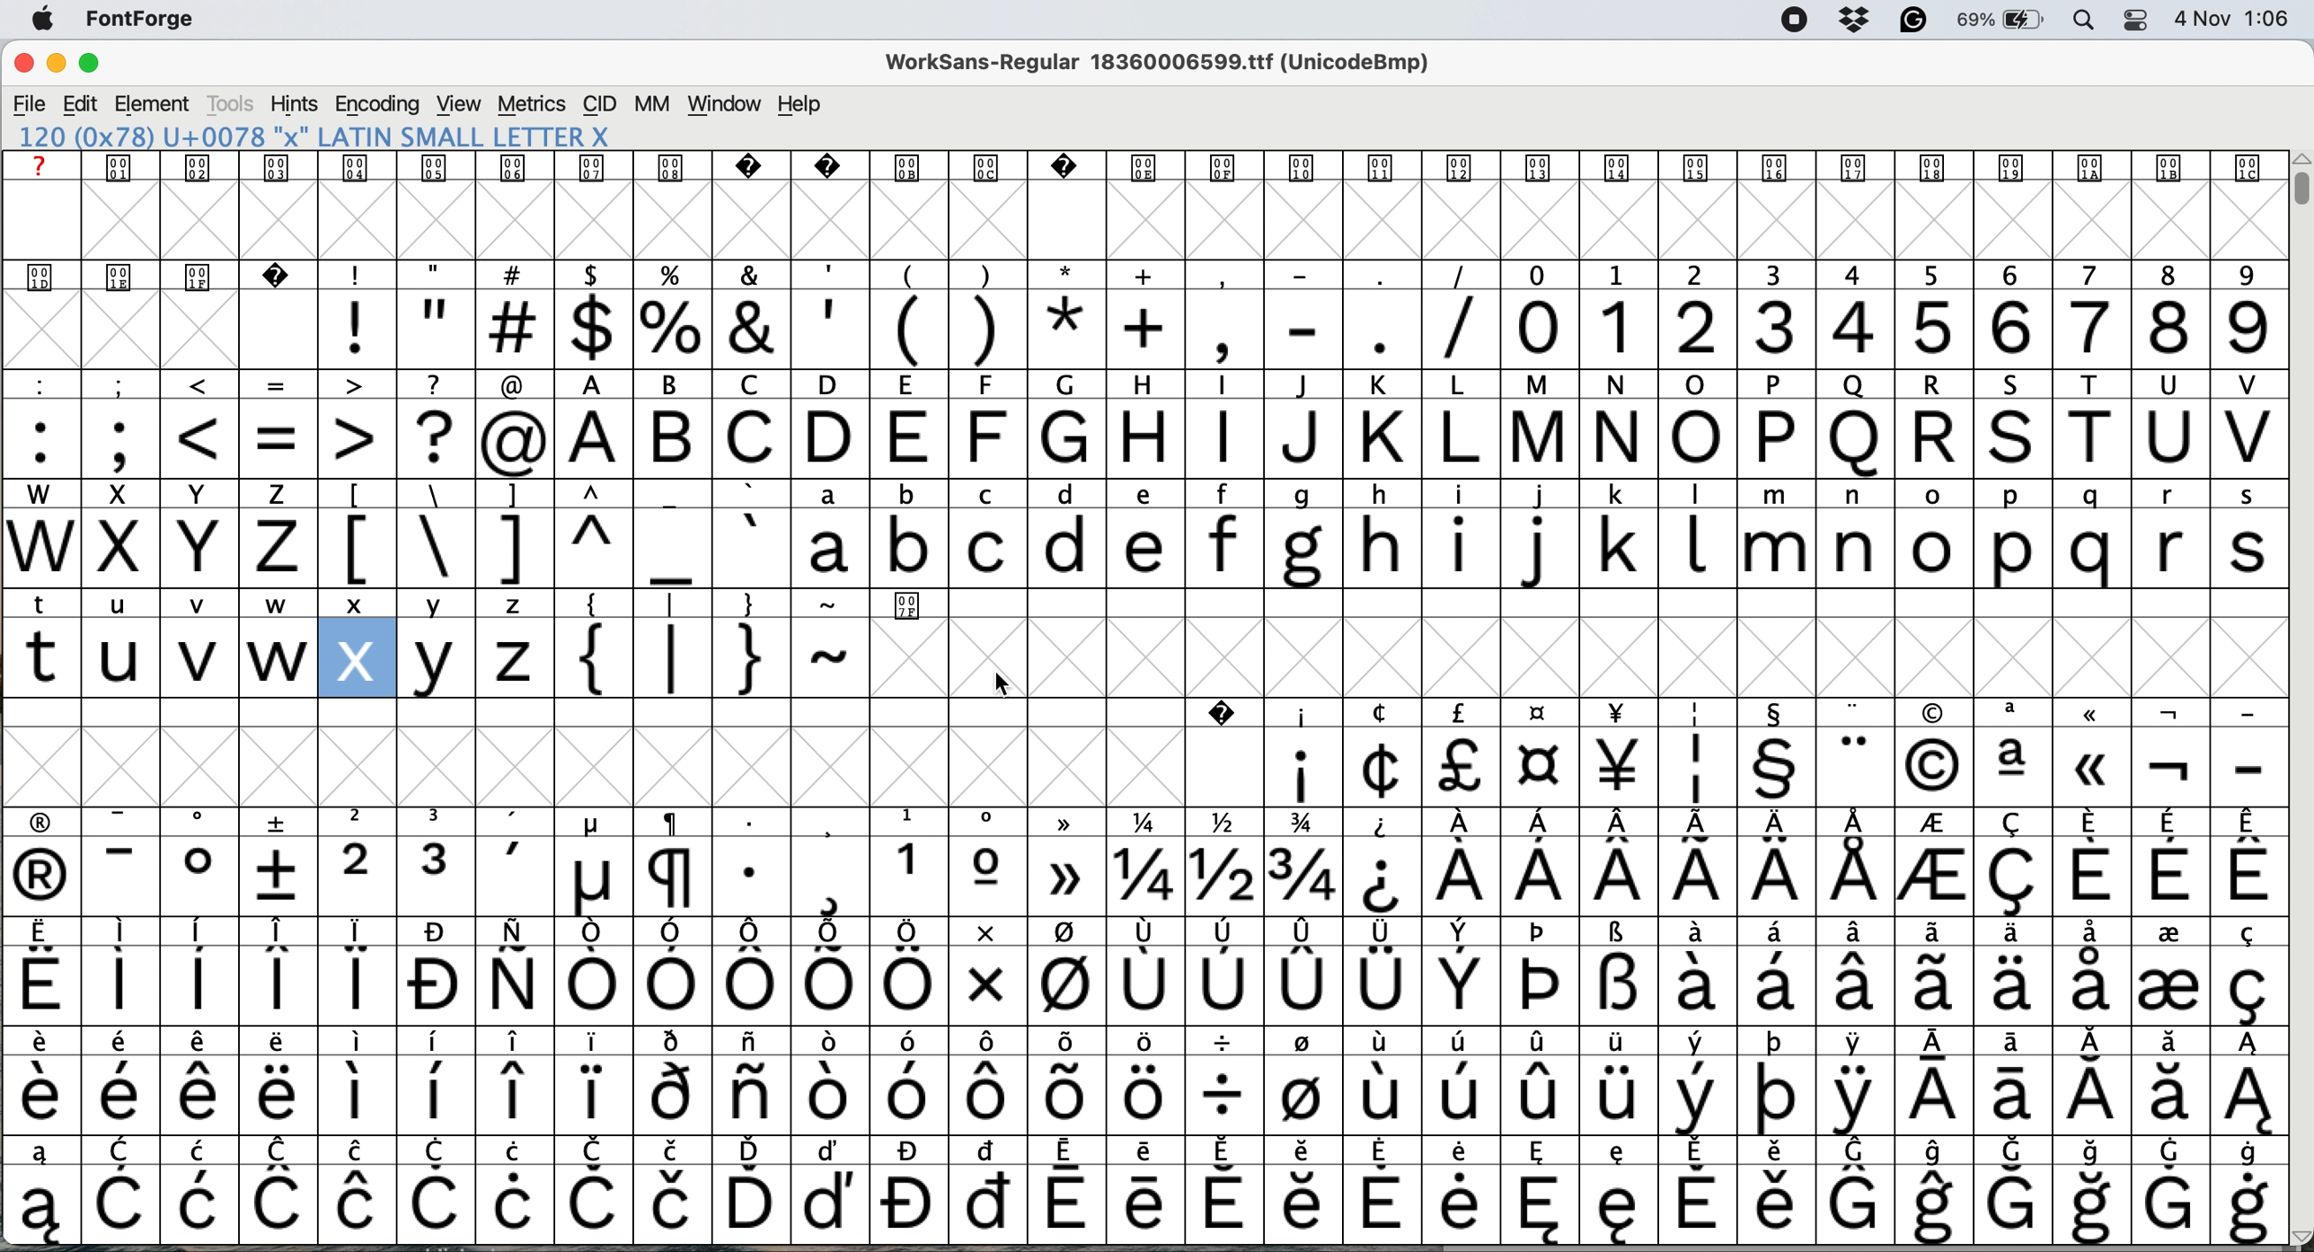  Describe the element at coordinates (479, 658) in the screenshot. I see `v z: lower case letters` at that location.